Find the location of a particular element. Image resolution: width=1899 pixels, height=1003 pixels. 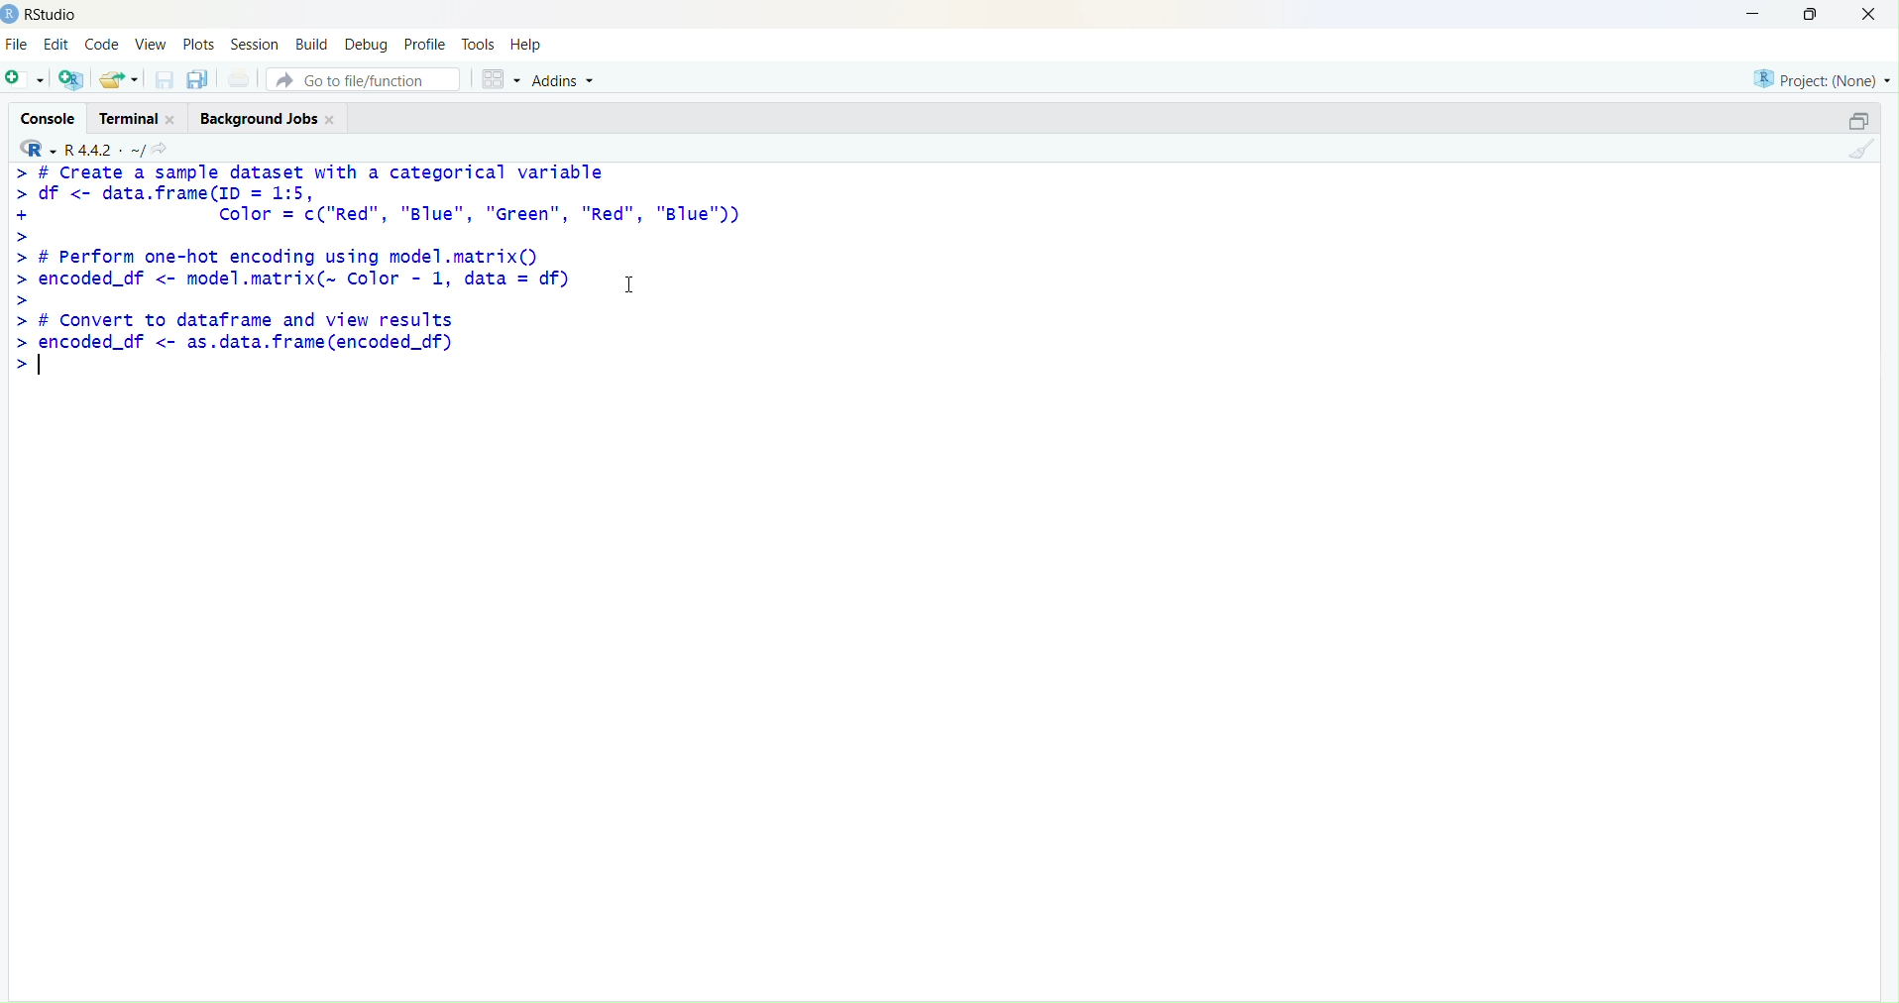

> # Create a sample dataset with a categorical variable> df <- data.frame(ID = 1:5,+ Color = c("Red", "Blue", "Green", "Red", "Blue"))>> # Perform one-hot encoding using model.matrix()> encoded_df <- model.matrix(~ Color - 1, data = df) 1>> # Convert to dataframe and view results> encoded_df <- as.data.frame(encoded_df) is located at coordinates (383, 271).